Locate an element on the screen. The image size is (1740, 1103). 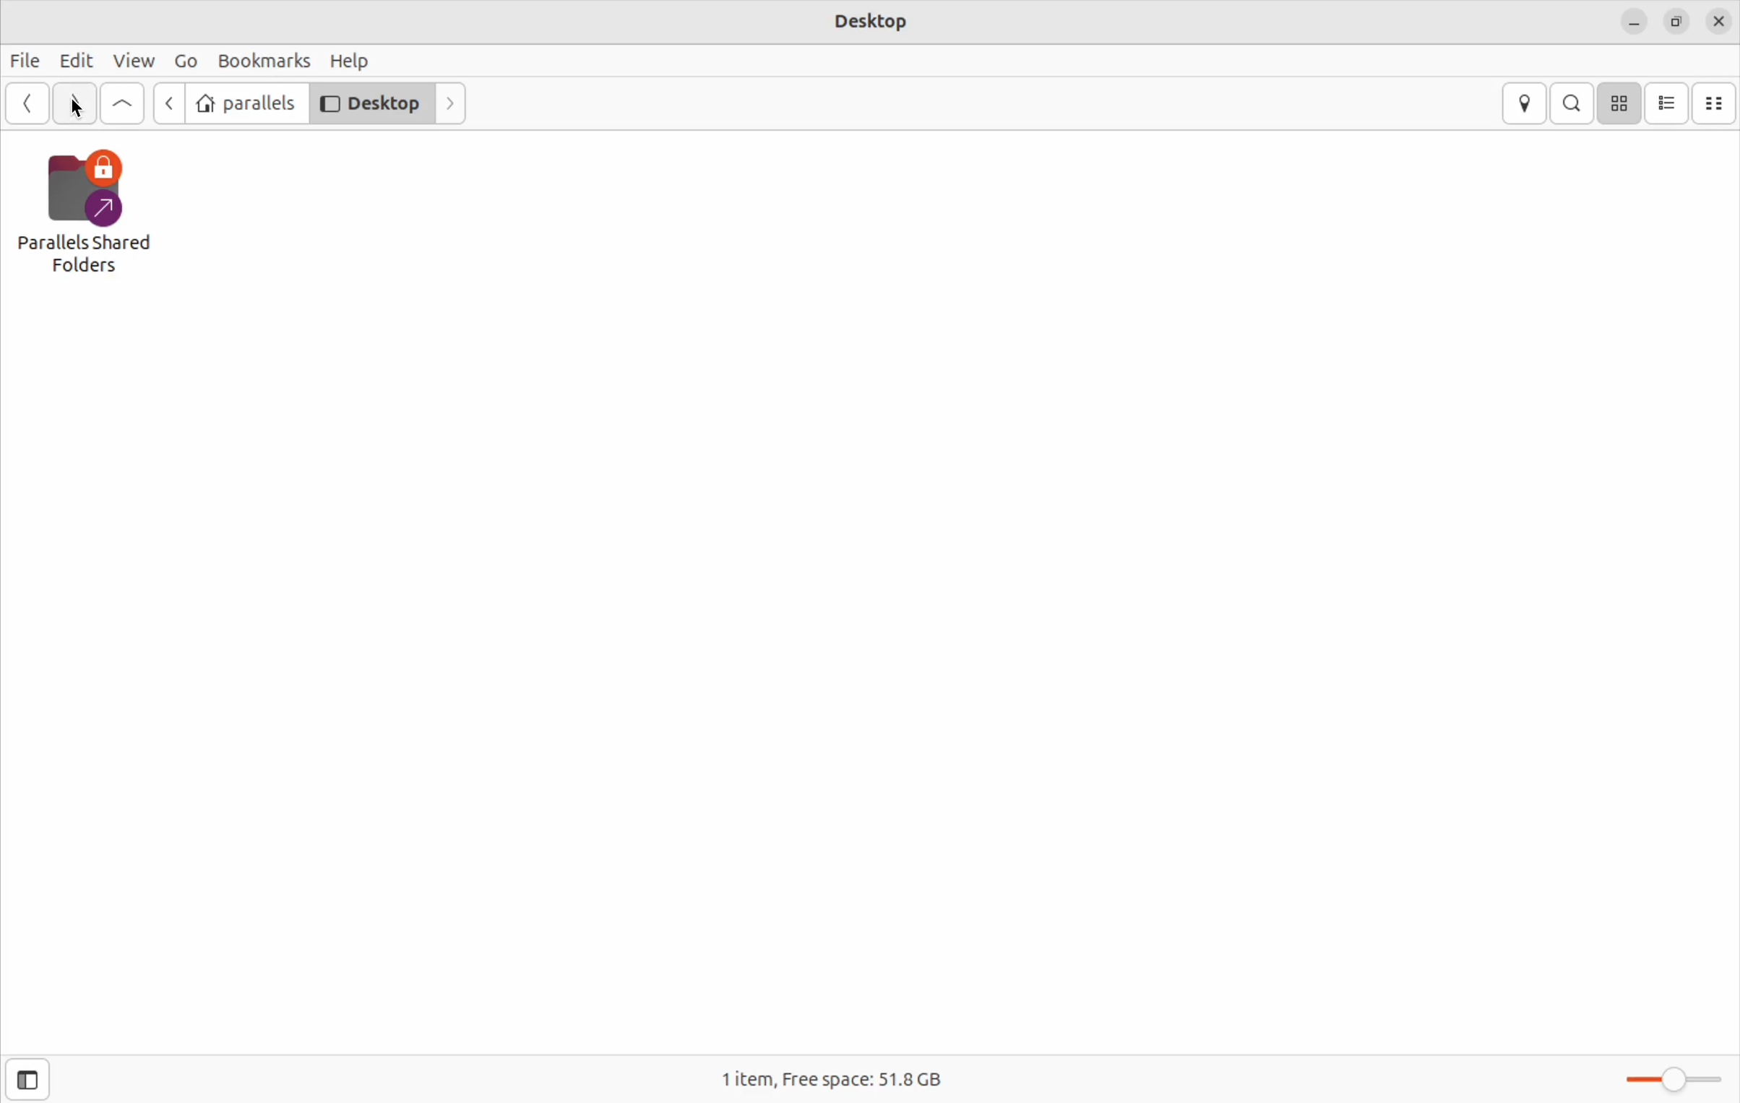
go back is located at coordinates (167, 102).